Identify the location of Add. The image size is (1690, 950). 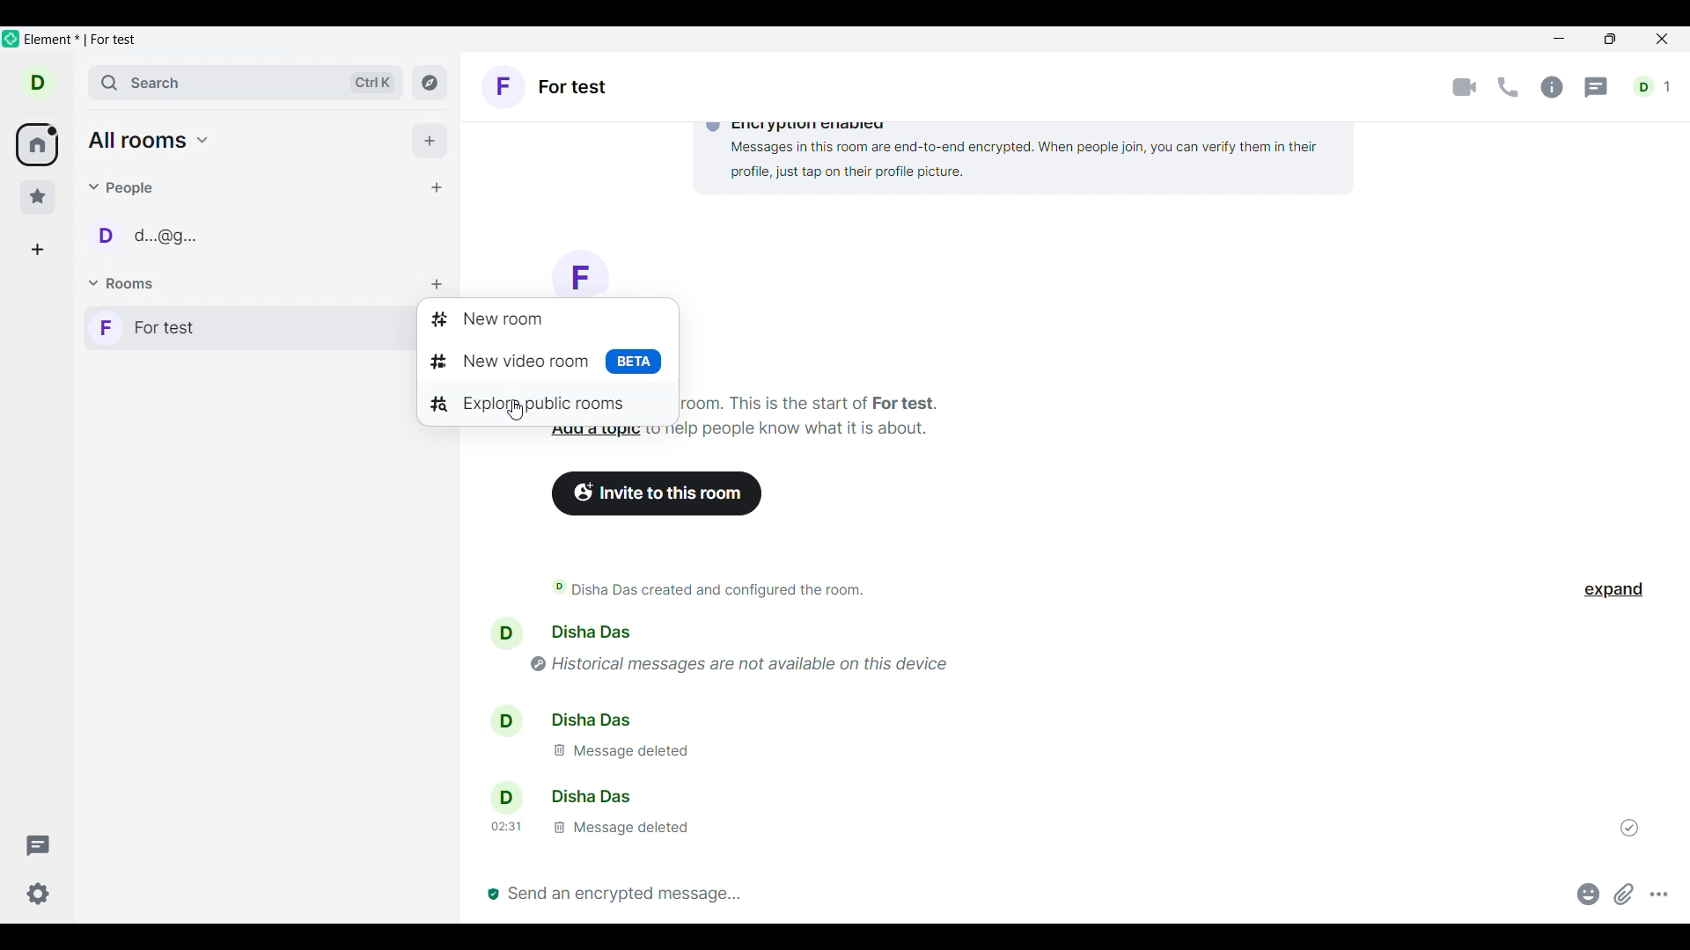
(430, 140).